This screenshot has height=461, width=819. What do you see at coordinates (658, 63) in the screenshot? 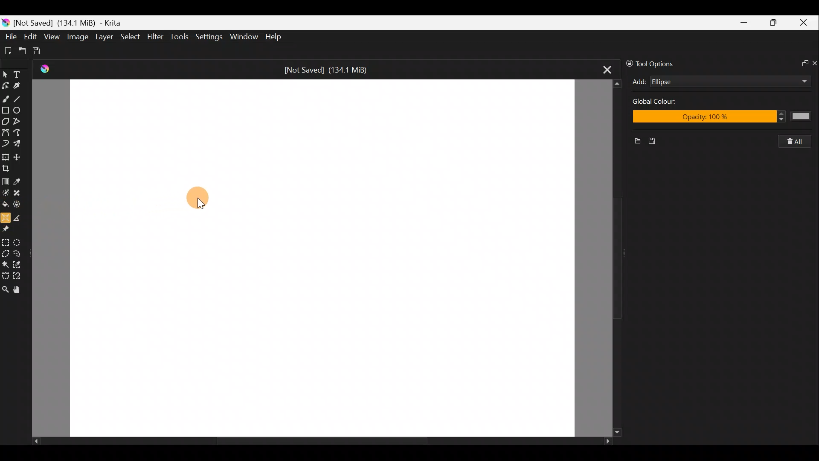
I see `Tool options` at bounding box center [658, 63].